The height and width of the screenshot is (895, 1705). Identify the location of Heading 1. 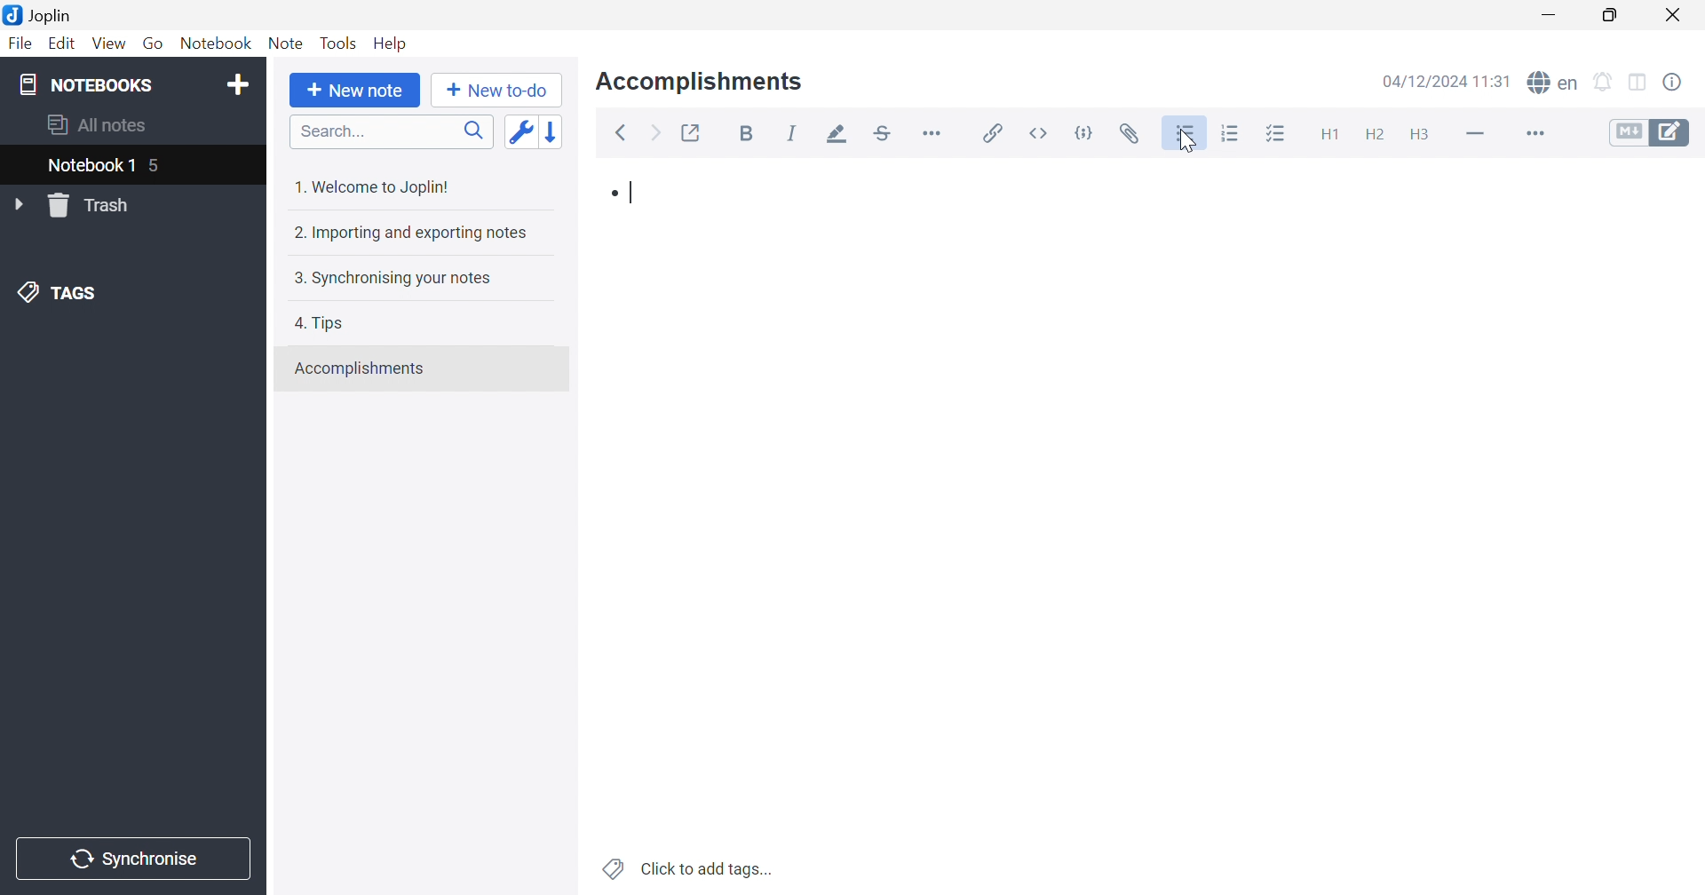
(1331, 135).